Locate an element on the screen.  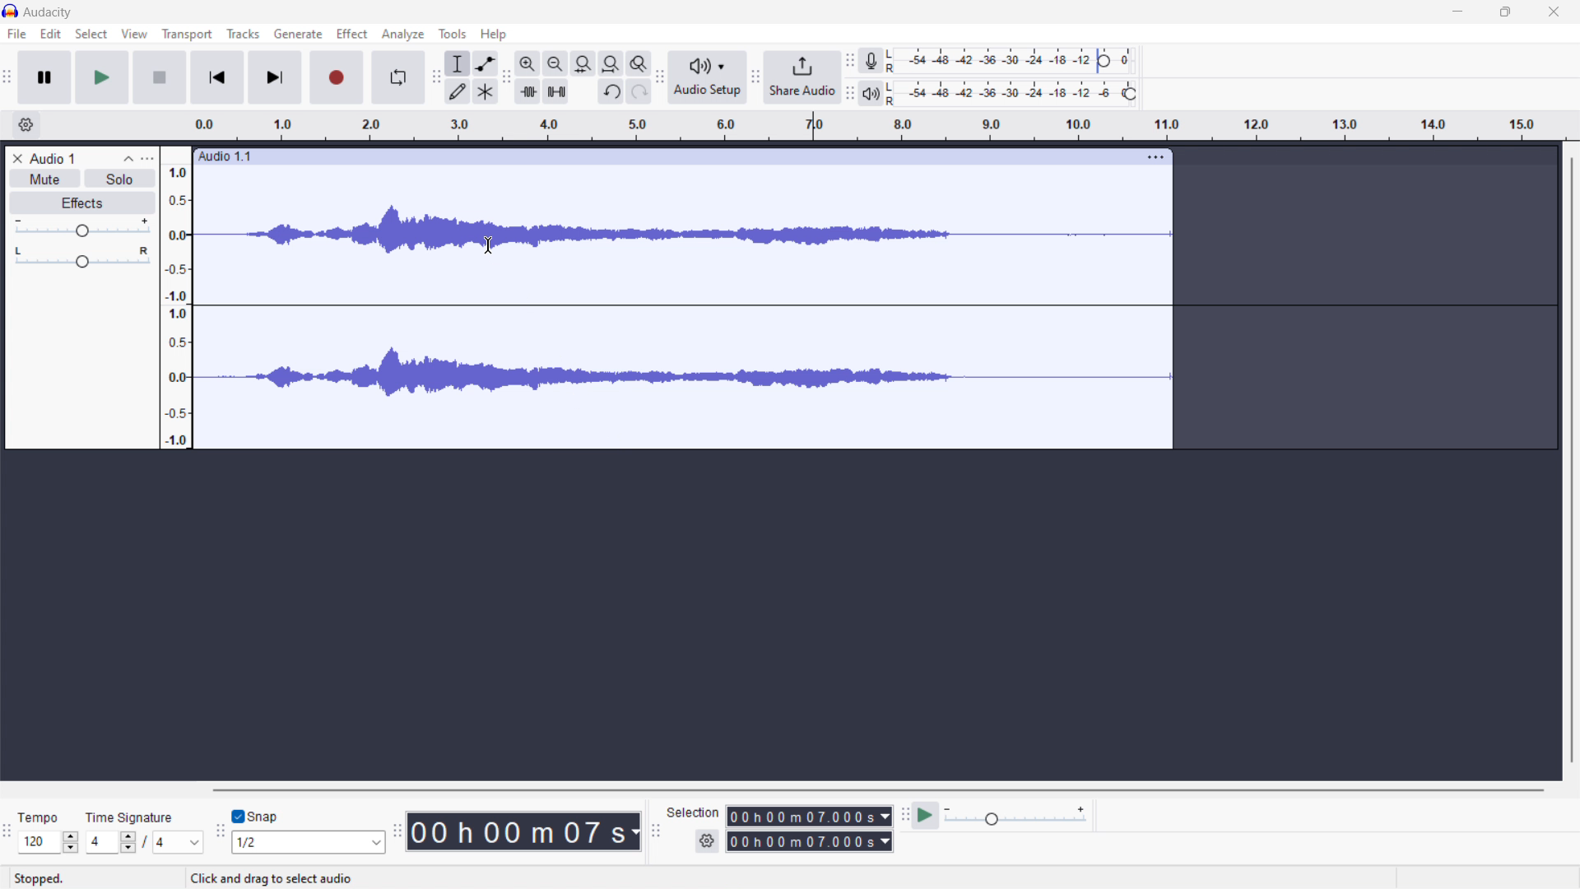
120 is located at coordinates (49, 842).